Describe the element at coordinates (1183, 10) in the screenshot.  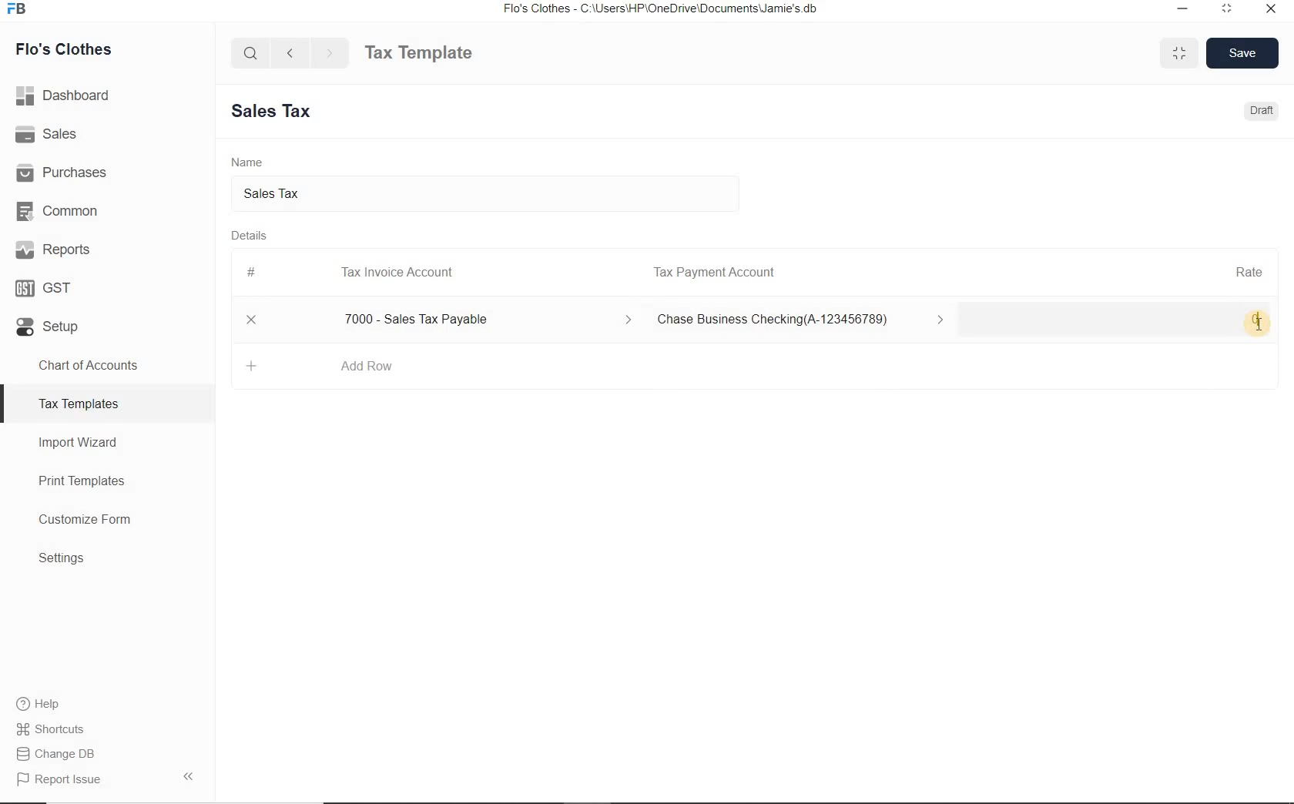
I see `Minimize` at that location.